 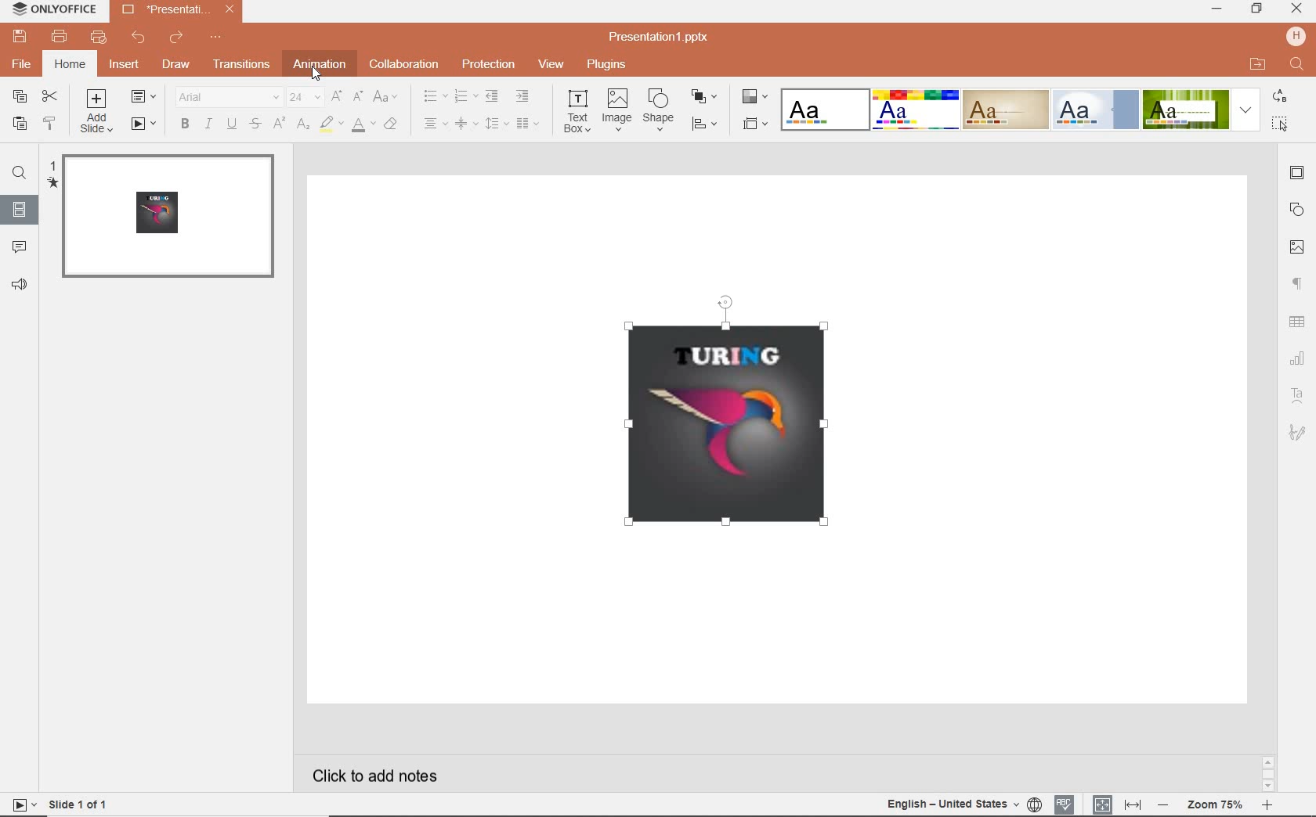 I want to click on horizontal align, so click(x=433, y=124).